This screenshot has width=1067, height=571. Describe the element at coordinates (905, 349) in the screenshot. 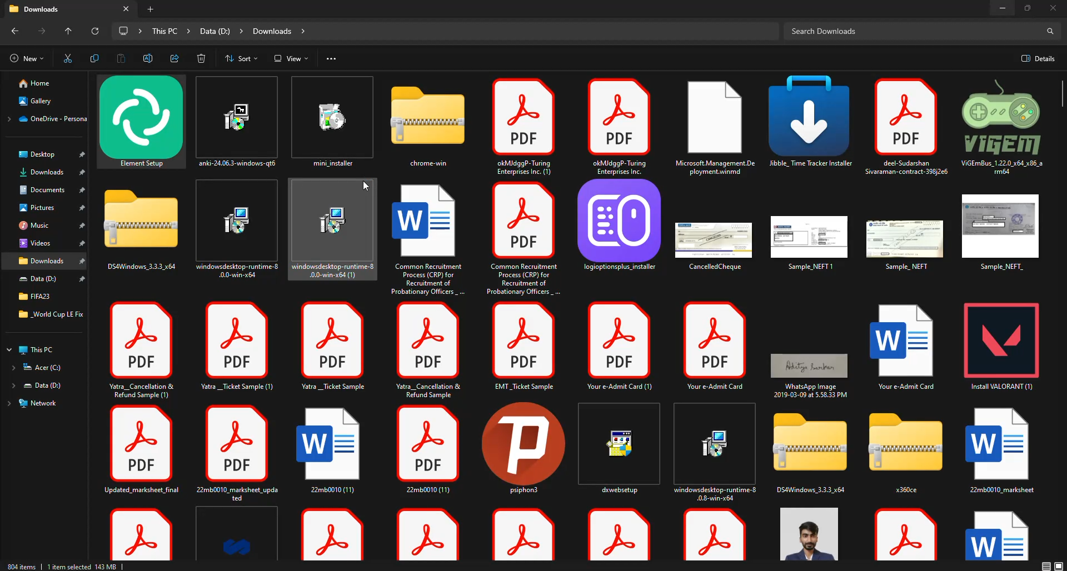

I see `word file` at that location.